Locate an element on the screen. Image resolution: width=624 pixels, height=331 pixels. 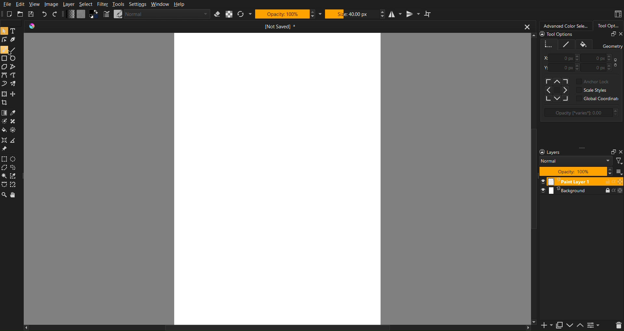
Selection Tools is located at coordinates (4, 185).